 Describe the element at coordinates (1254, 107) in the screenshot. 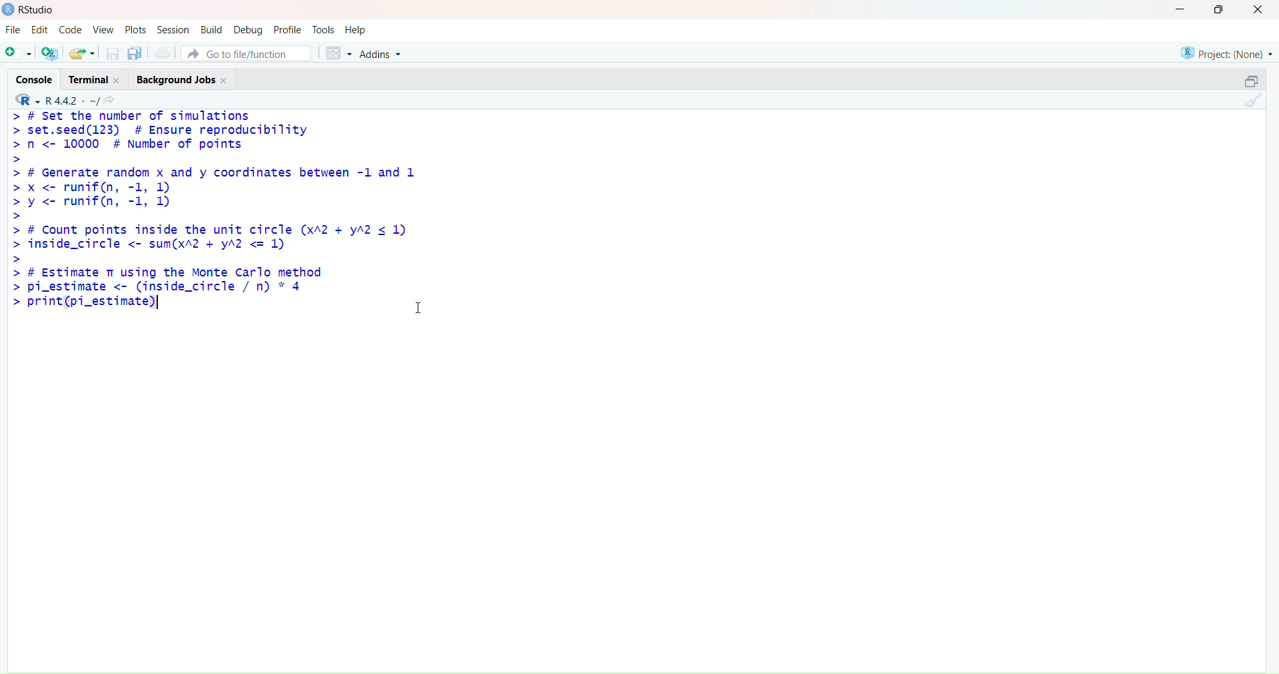

I see `Clear Console (Ctrl + L)` at that location.